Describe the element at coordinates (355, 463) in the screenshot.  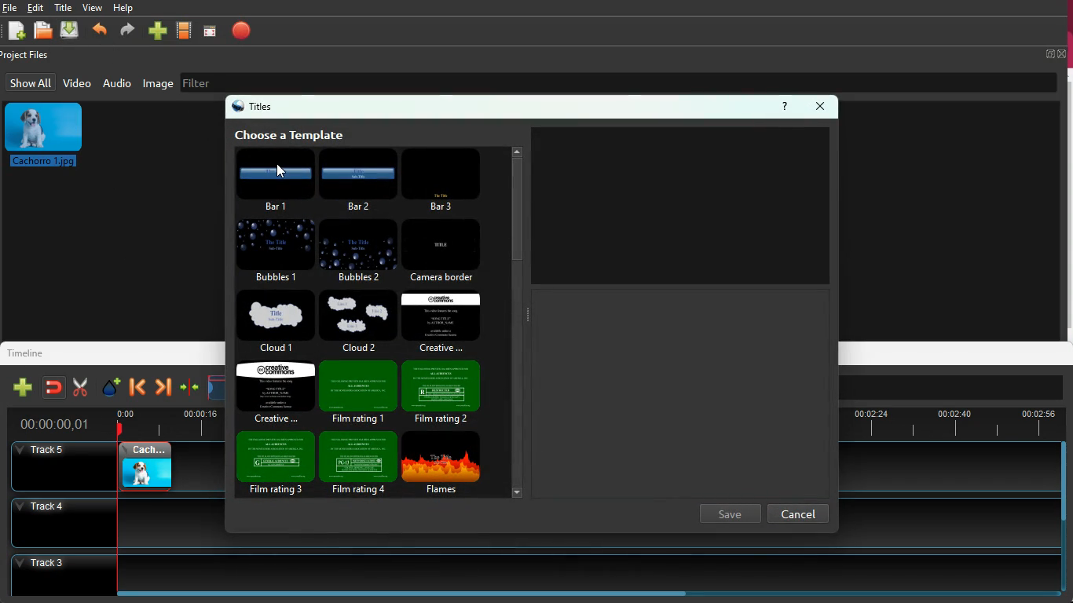
I see `film rating 4` at that location.